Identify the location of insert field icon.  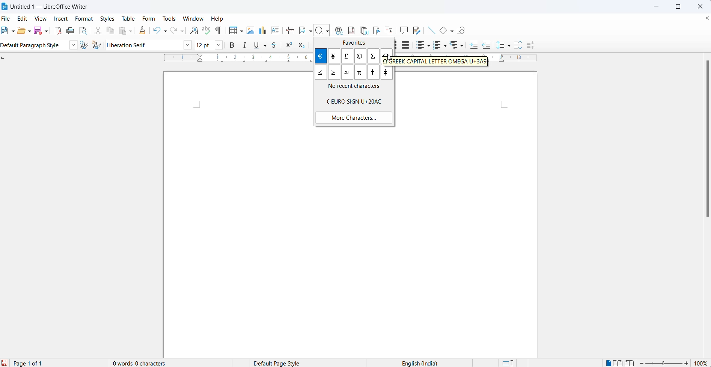
(300, 31).